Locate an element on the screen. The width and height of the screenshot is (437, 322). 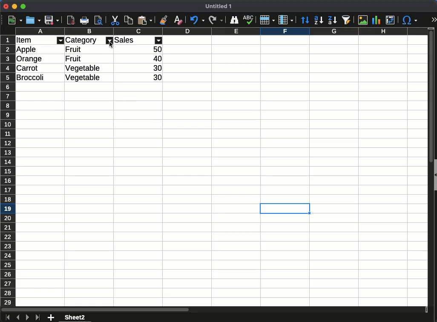
40 is located at coordinates (156, 58).